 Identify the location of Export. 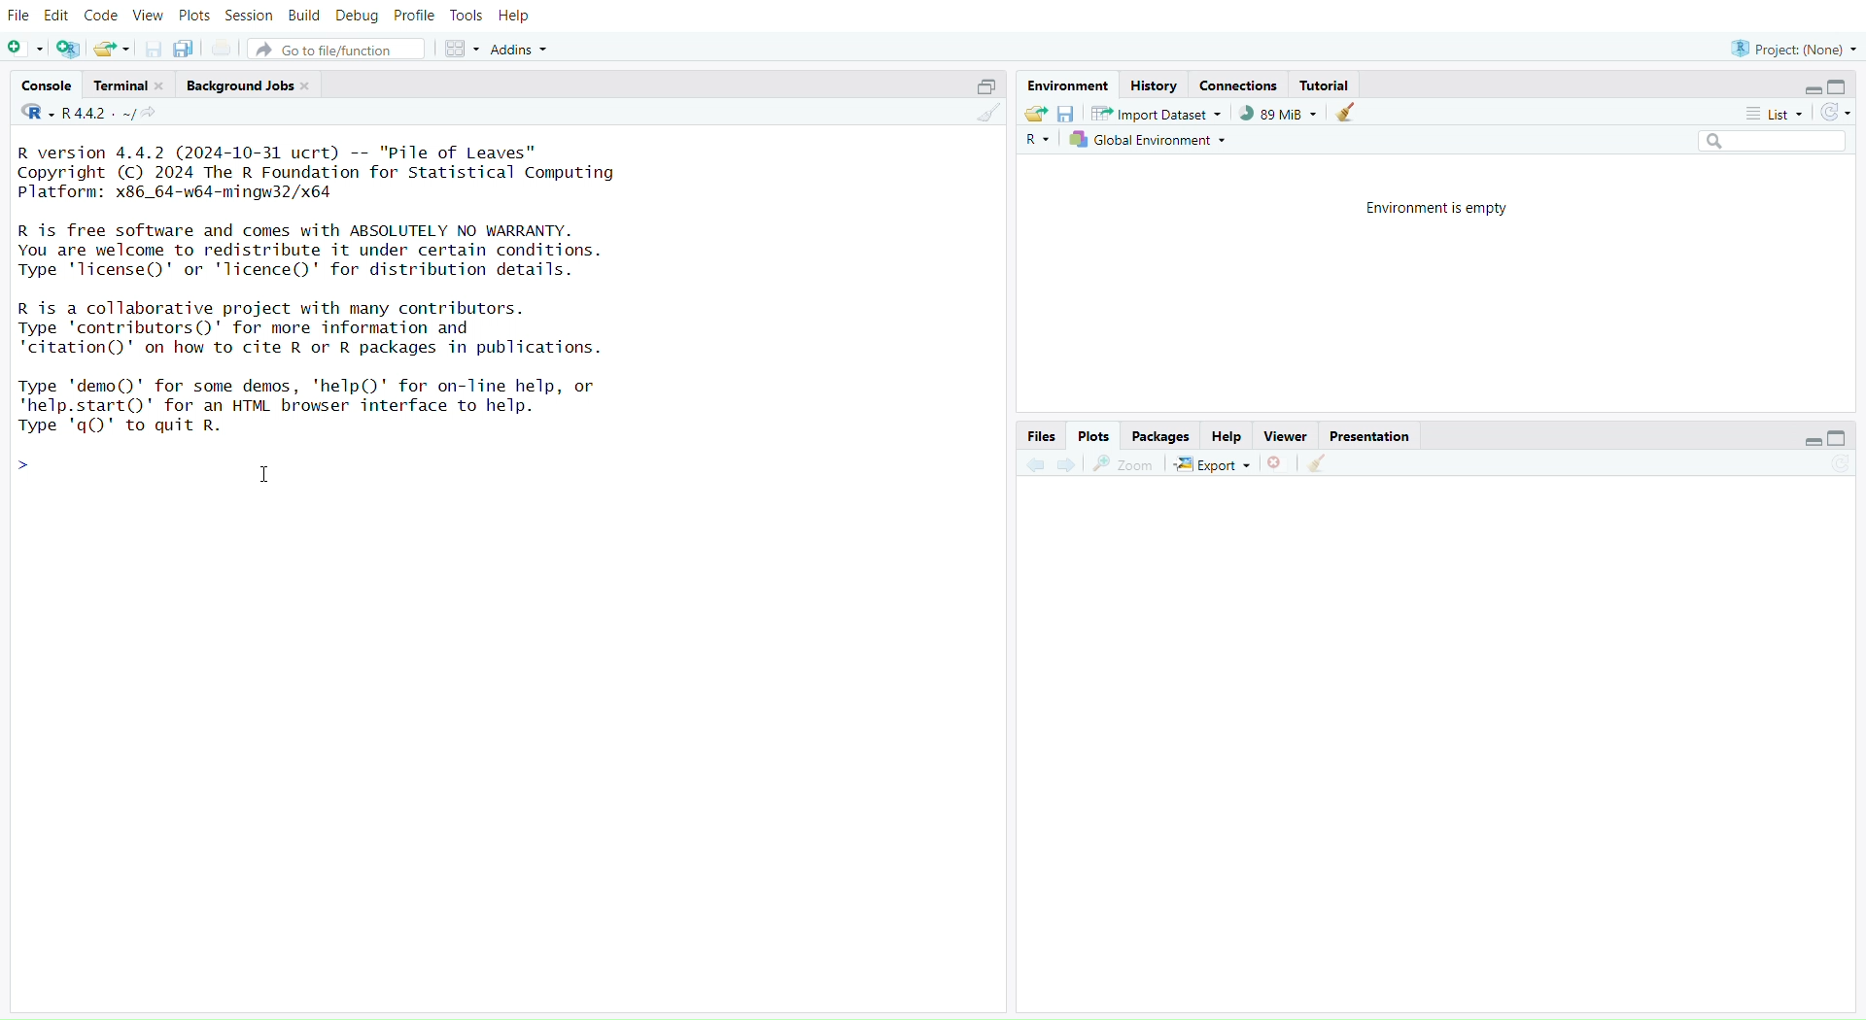
(1213, 463).